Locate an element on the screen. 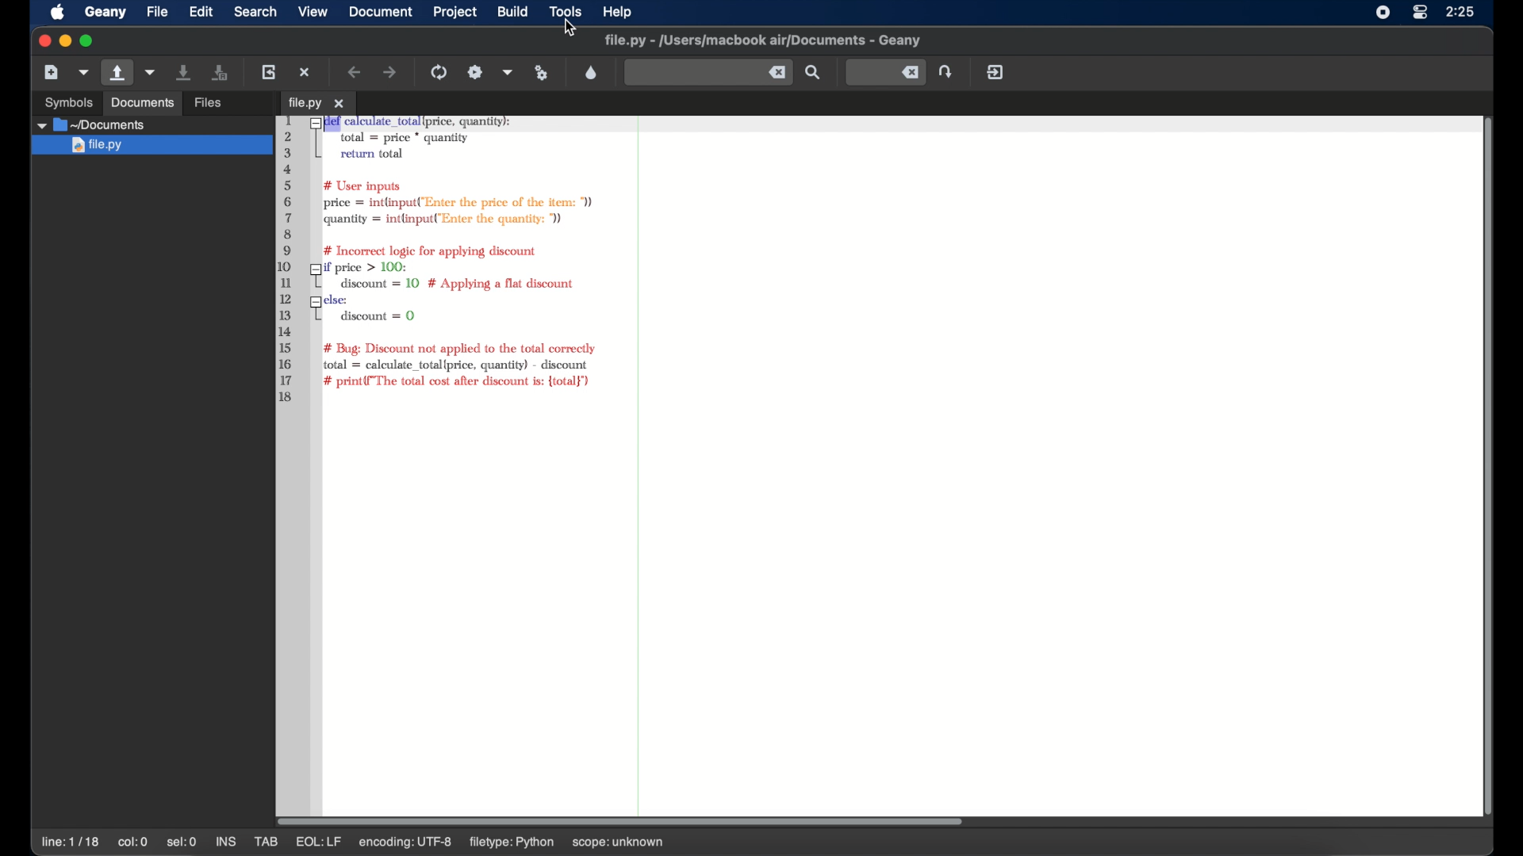 This screenshot has width=1523, height=856. control center is located at coordinates (1420, 12).